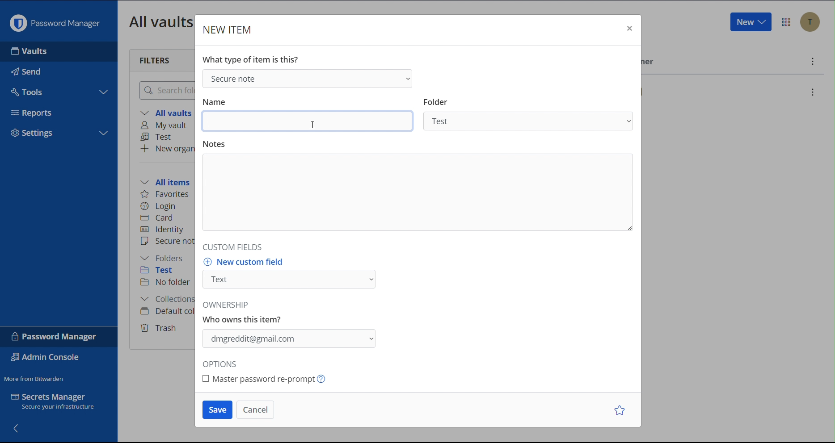 The width and height of the screenshot is (835, 443). Describe the element at coordinates (165, 300) in the screenshot. I see `Collections` at that location.